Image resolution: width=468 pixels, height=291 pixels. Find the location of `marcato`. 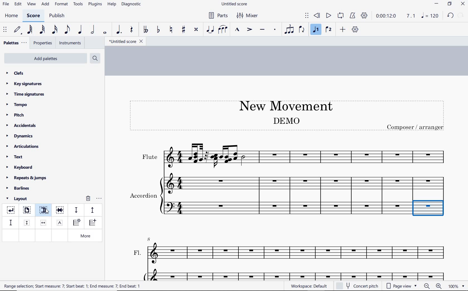

marcato is located at coordinates (238, 30).